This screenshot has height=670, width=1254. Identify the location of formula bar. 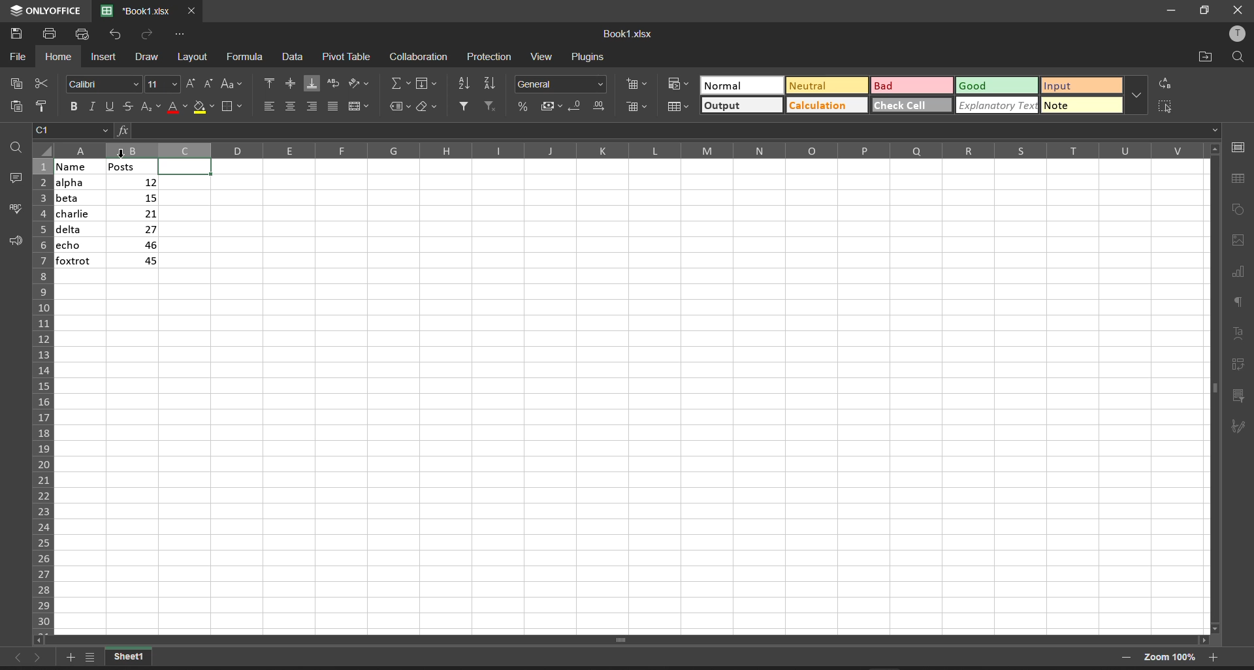
(679, 132).